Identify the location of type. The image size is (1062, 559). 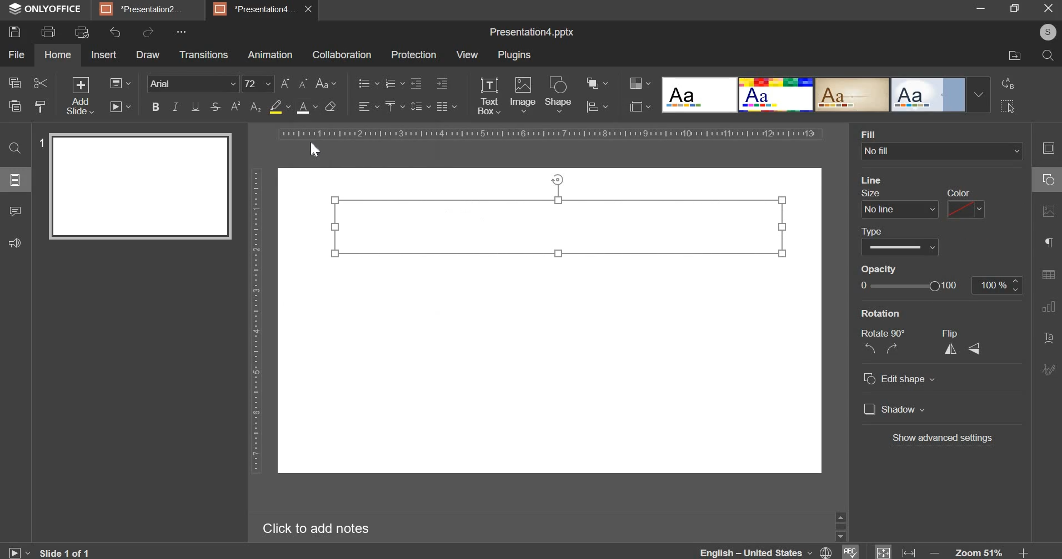
(899, 240).